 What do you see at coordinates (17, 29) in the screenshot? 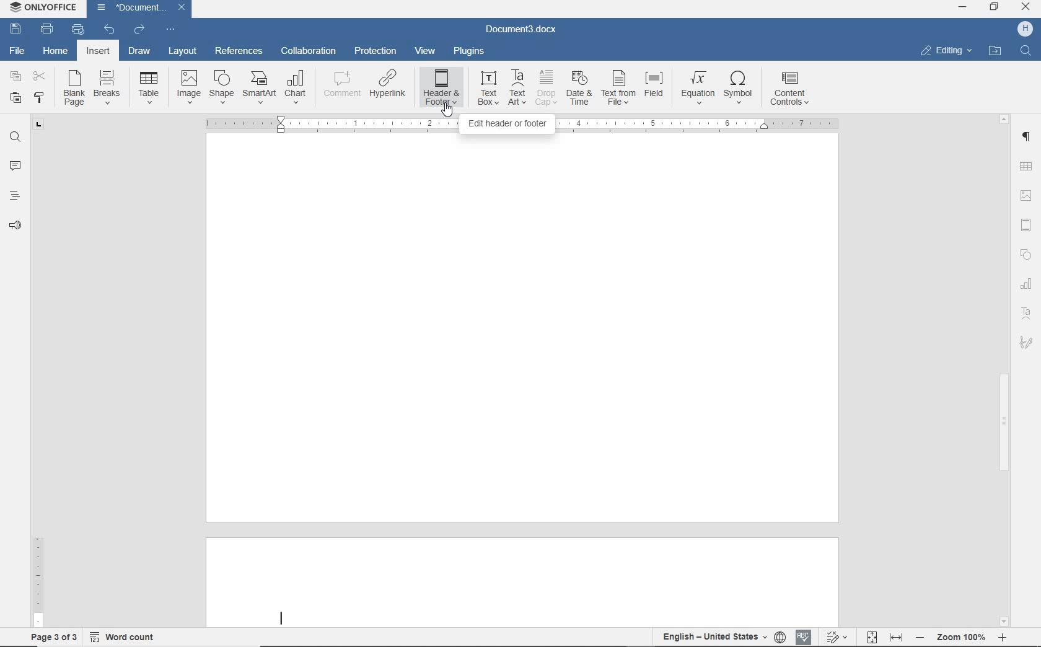
I see `SAVE` at bounding box center [17, 29].